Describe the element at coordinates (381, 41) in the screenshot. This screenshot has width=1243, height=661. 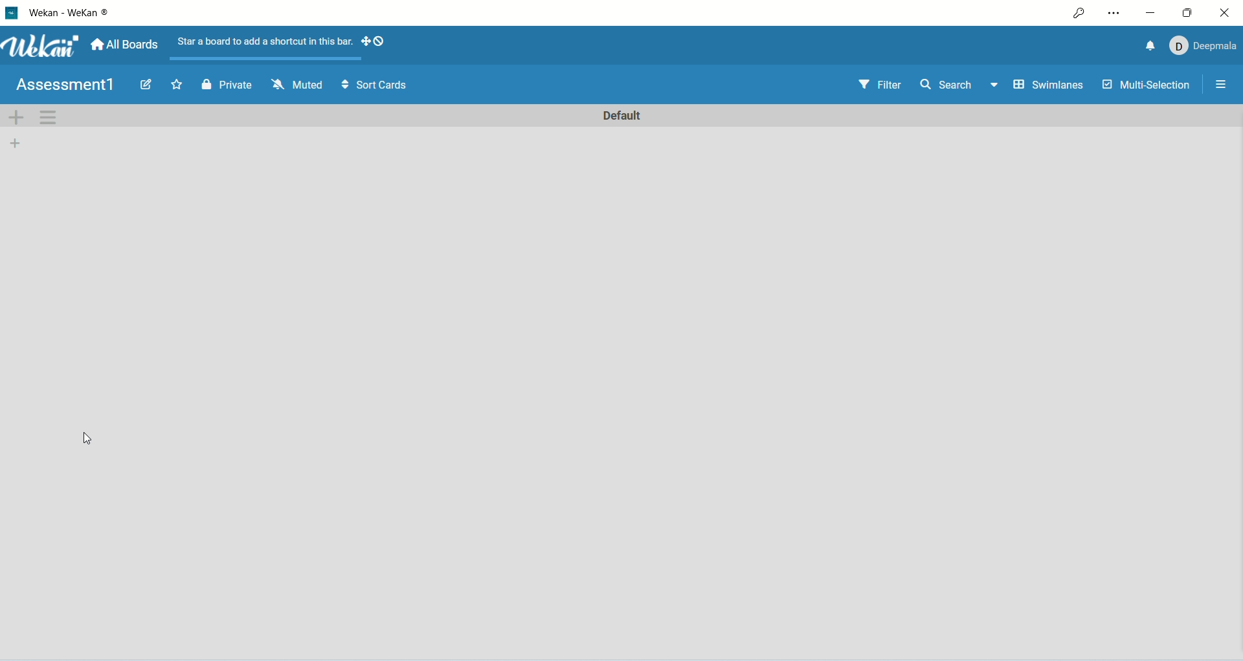
I see `show-desktop-drag-handles` at that location.